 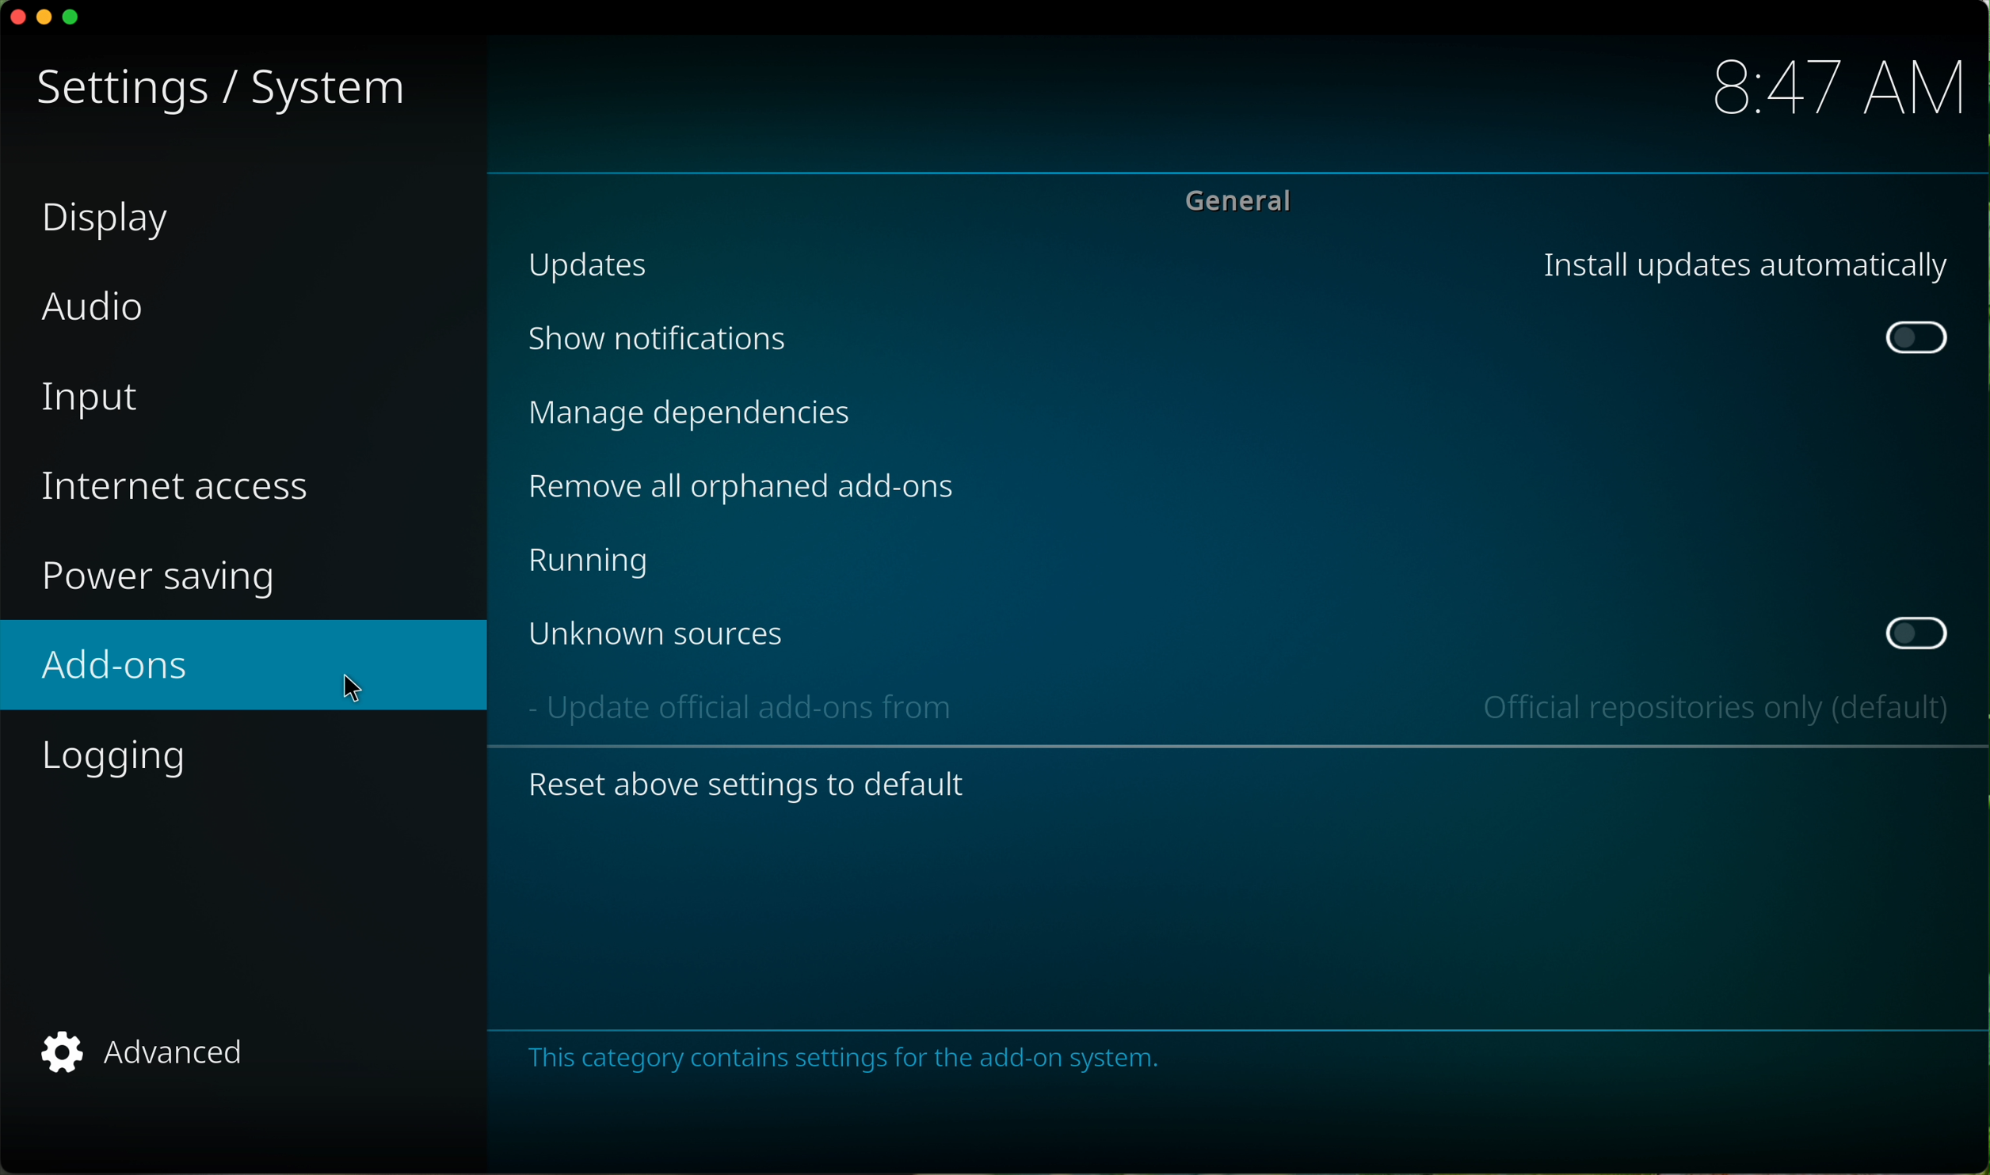 I want to click on General, so click(x=1252, y=199).